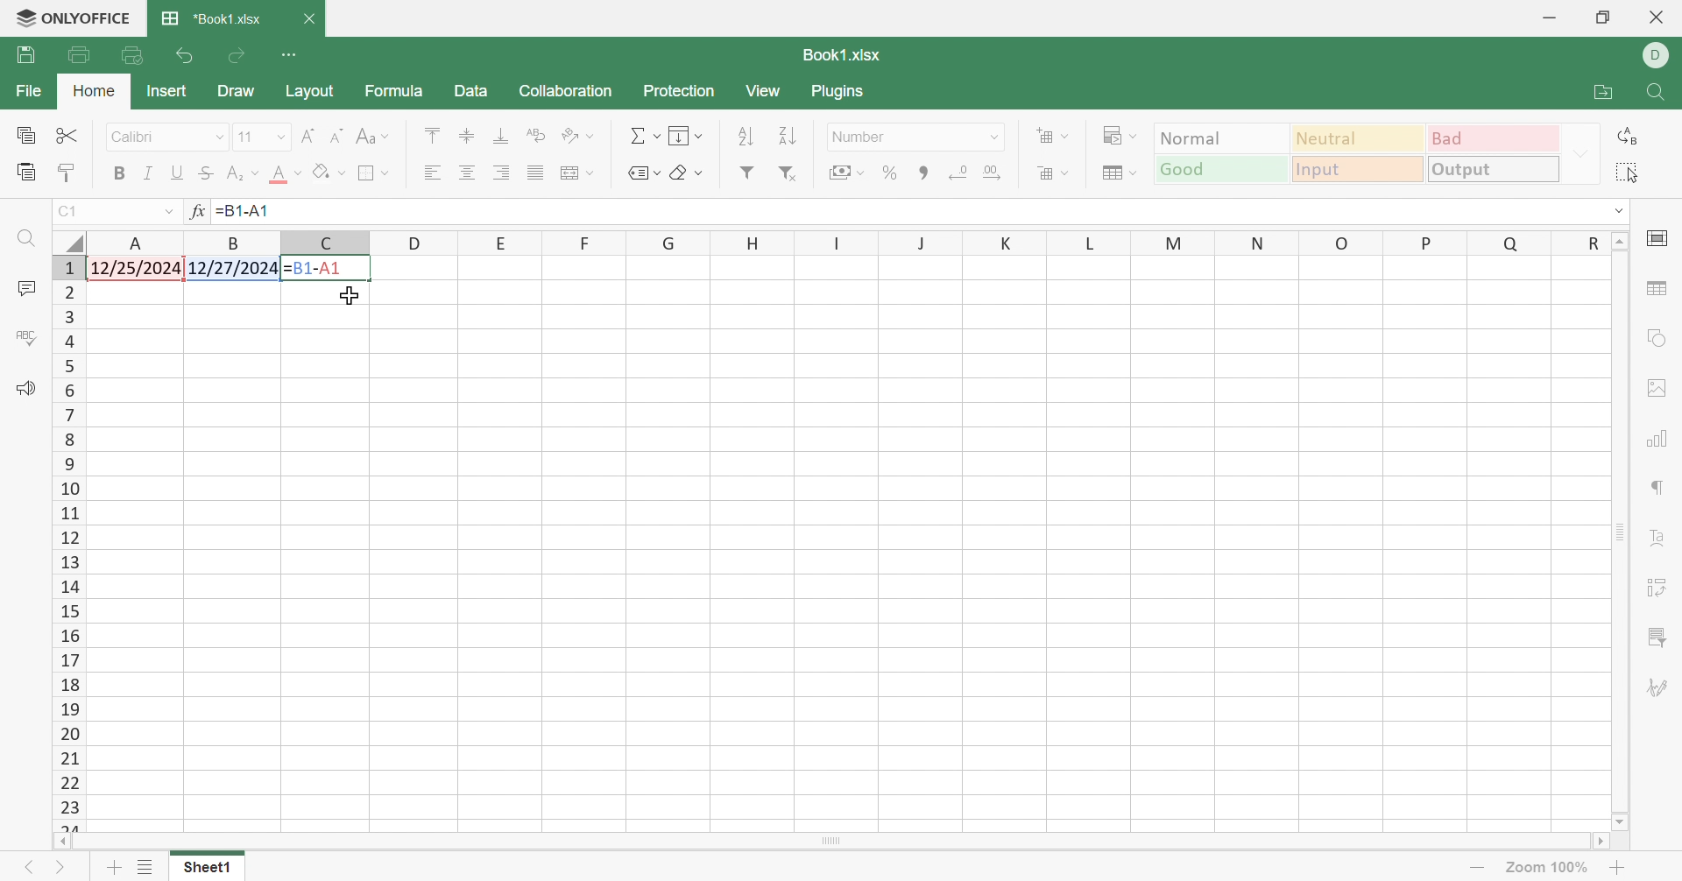  Describe the element at coordinates (1056, 174) in the screenshot. I see `Delete cells` at that location.